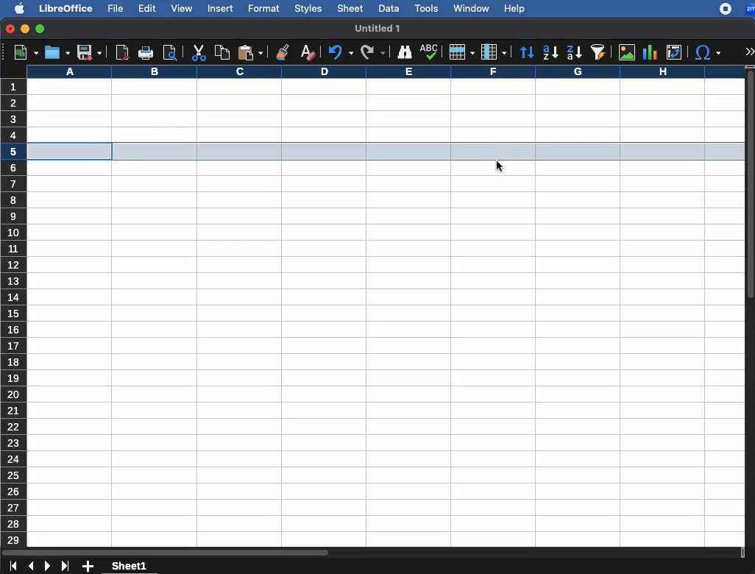  Describe the element at coordinates (24, 29) in the screenshot. I see `minimize` at that location.